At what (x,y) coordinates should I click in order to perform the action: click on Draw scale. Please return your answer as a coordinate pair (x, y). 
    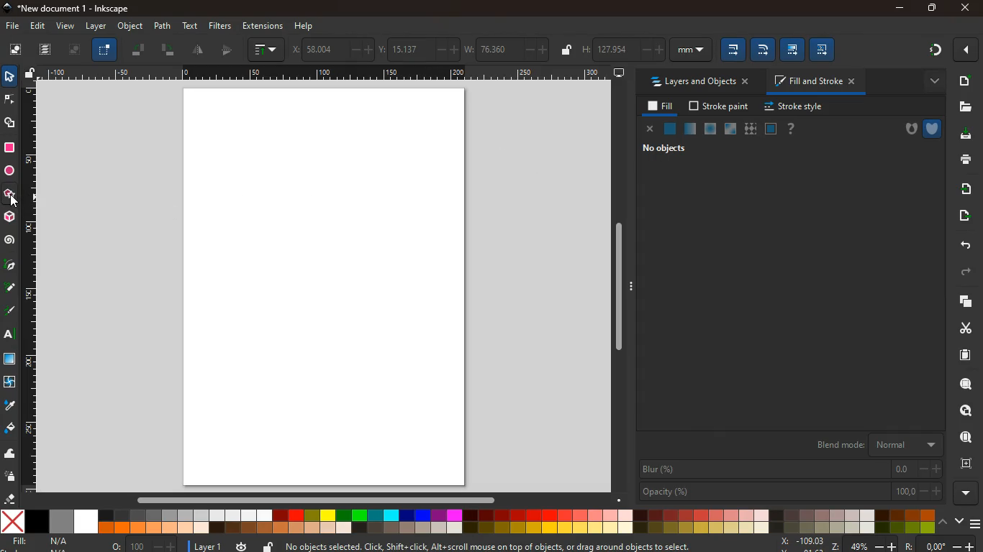
    Looking at the image, I should click on (327, 74).